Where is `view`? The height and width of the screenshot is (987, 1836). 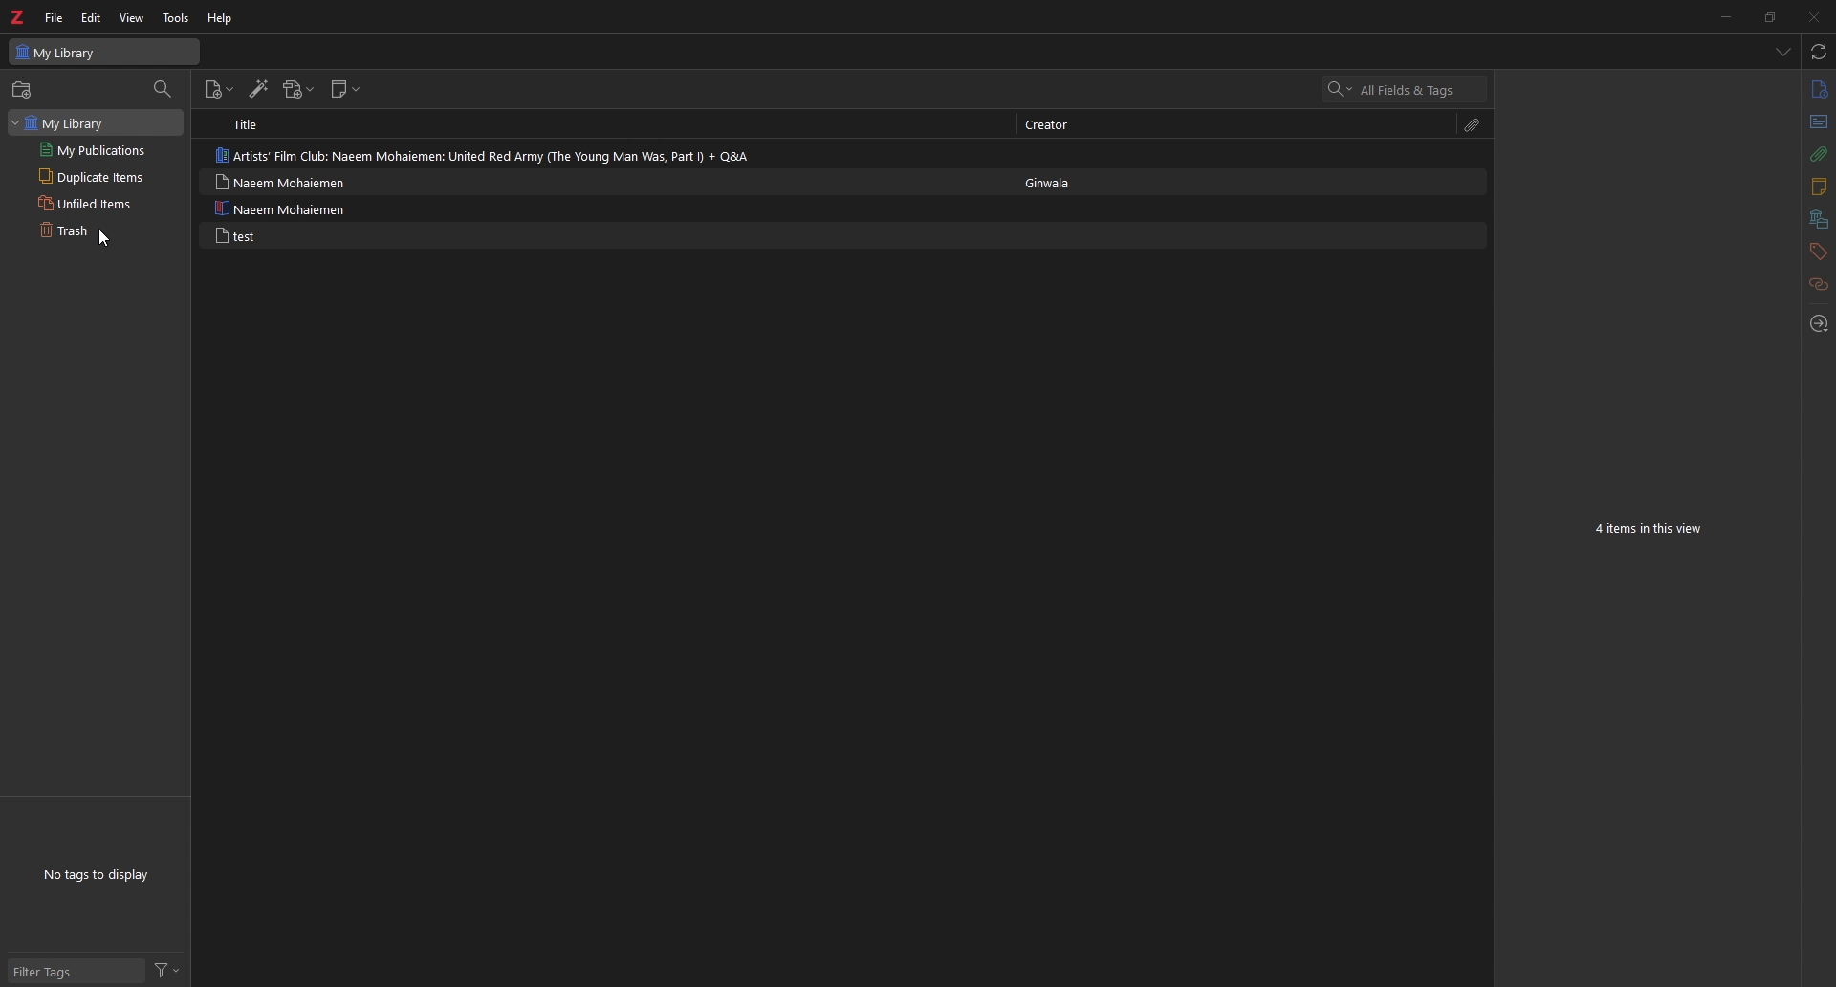 view is located at coordinates (132, 18).